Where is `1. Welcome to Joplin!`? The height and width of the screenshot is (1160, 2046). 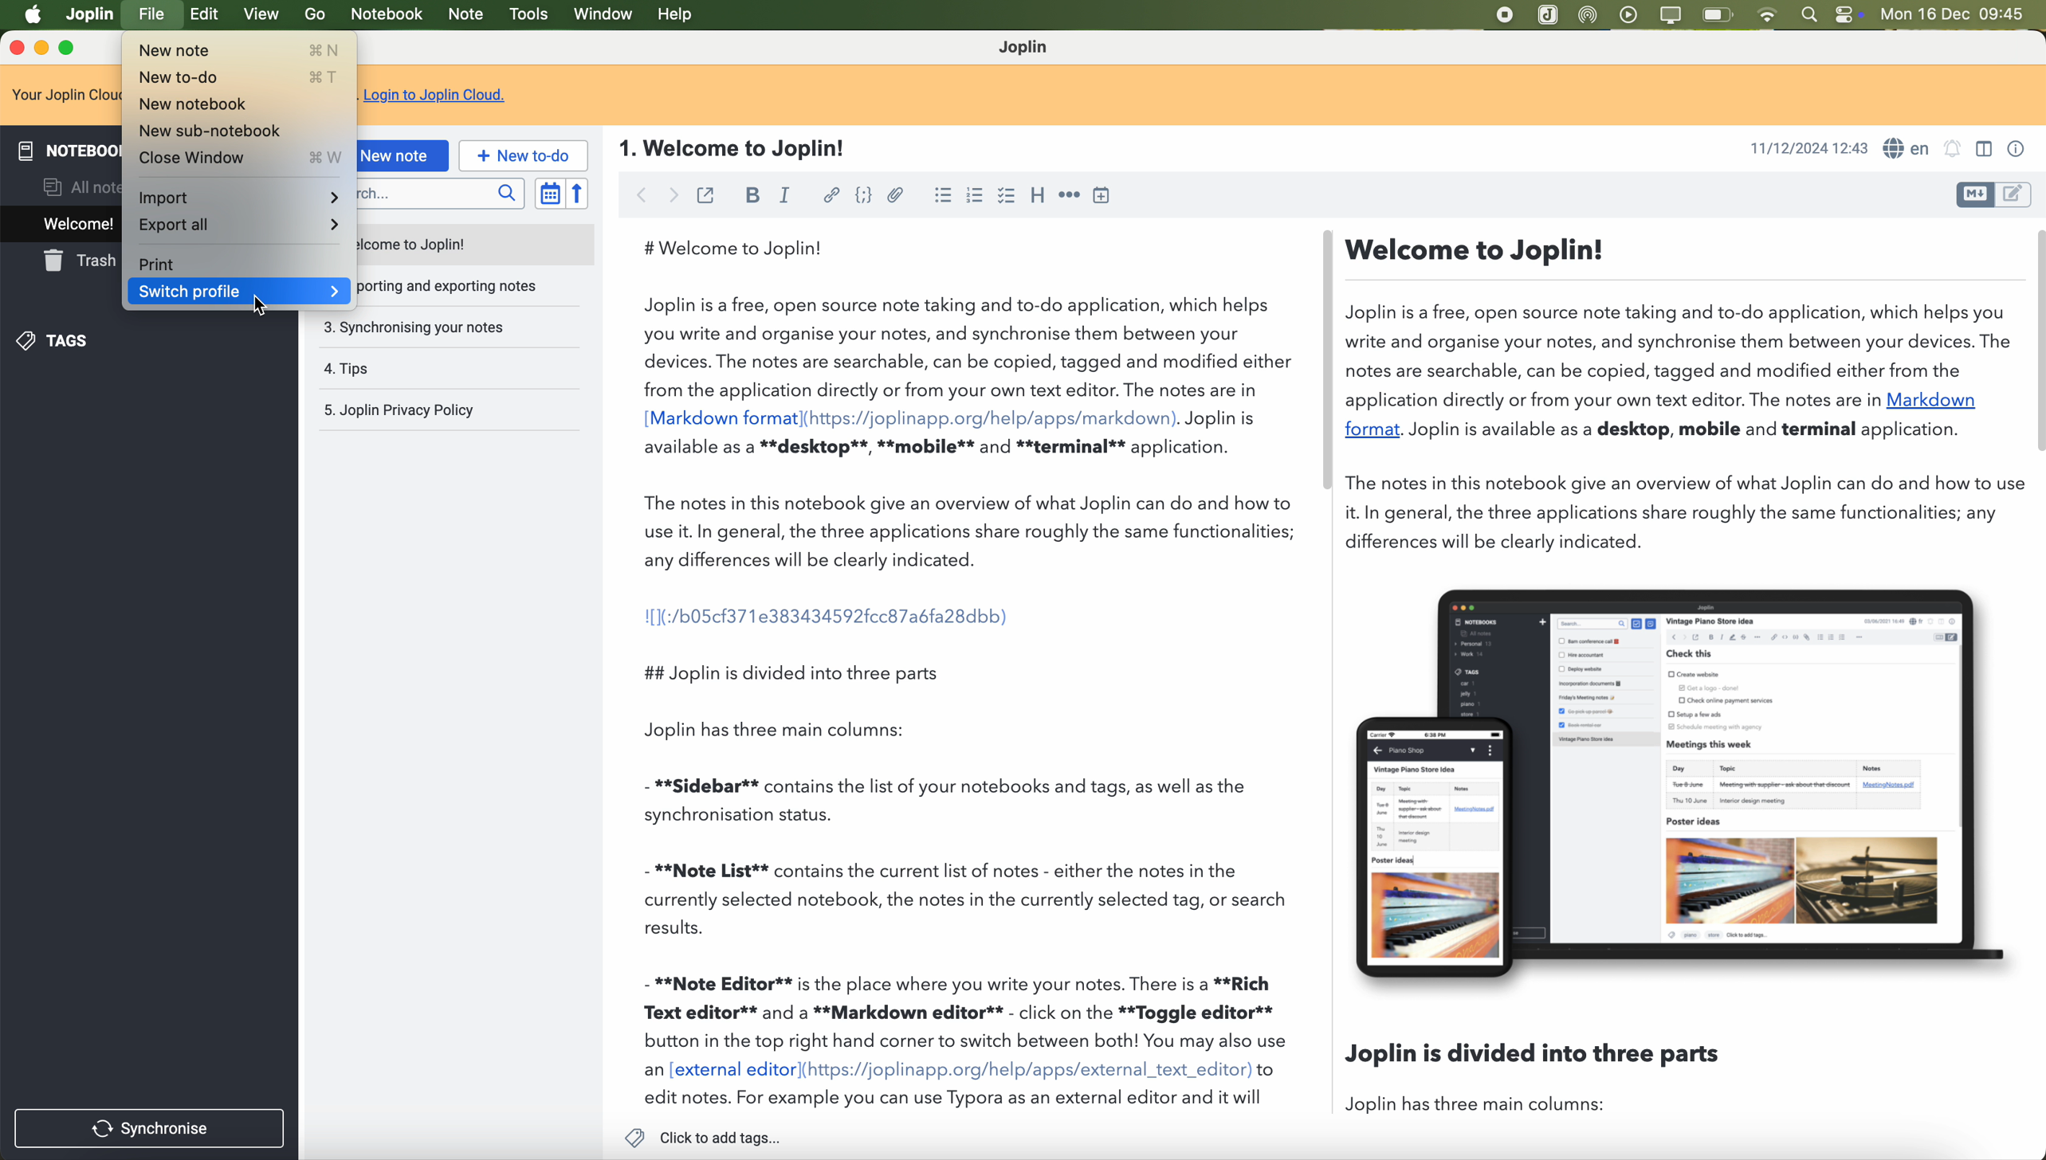 1. Welcome to Joplin! is located at coordinates (742, 149).